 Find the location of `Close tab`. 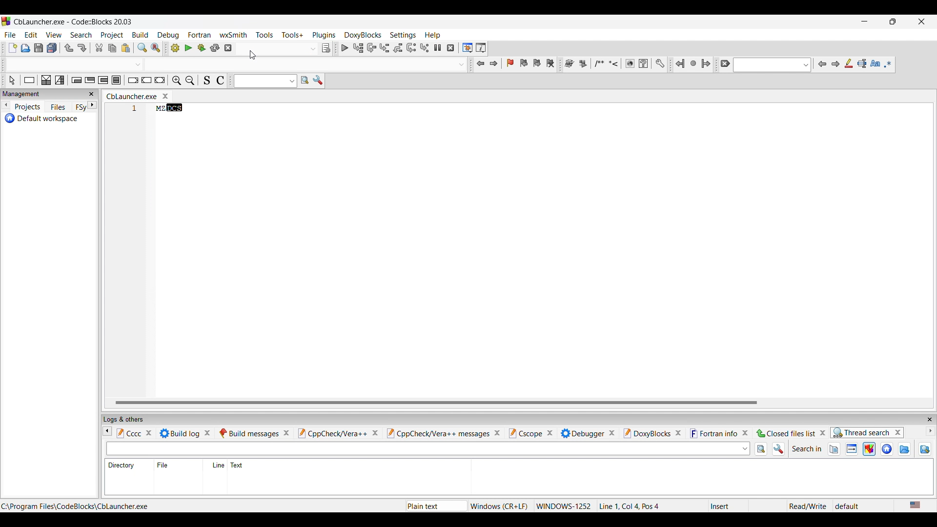

Close tab is located at coordinates (64, 96).